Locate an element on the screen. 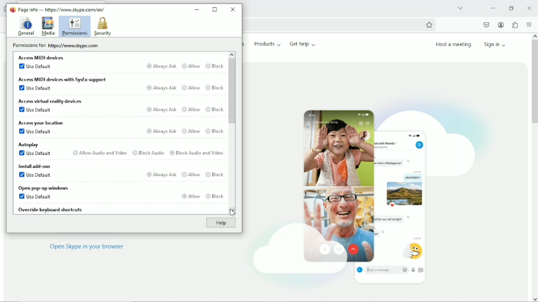 Image resolution: width=538 pixels, height=302 pixels. Sign in is located at coordinates (497, 44).